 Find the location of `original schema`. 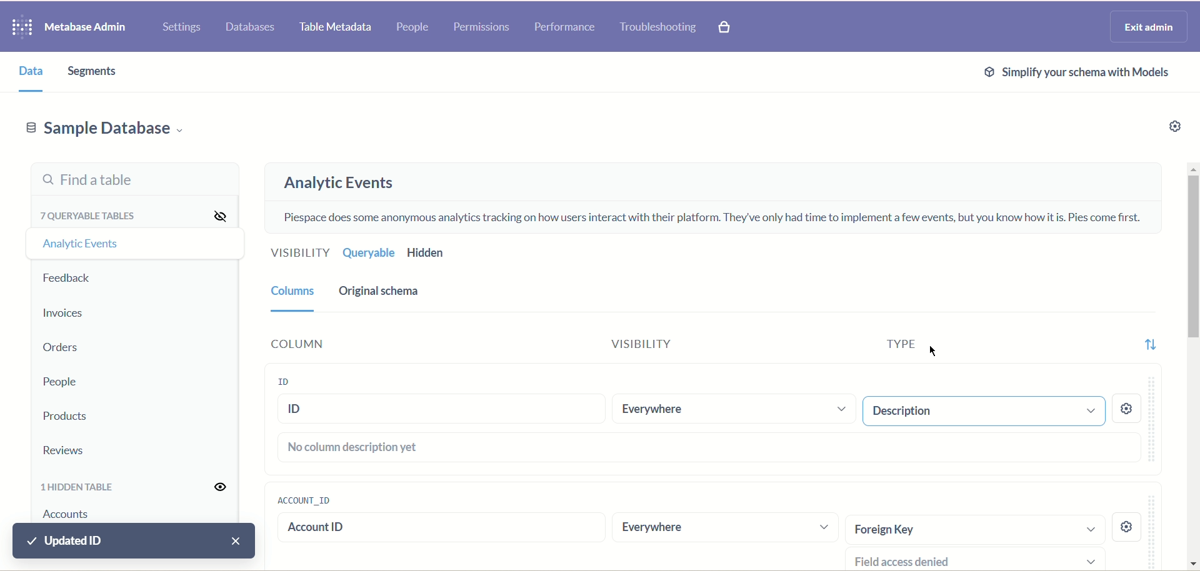

original schema is located at coordinates (379, 293).